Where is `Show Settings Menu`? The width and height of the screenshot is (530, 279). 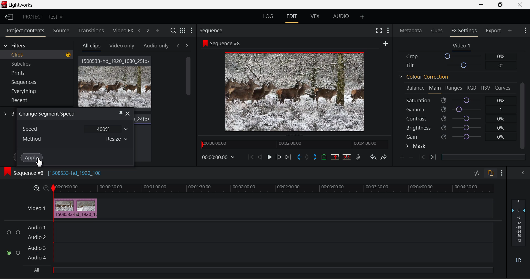
Show Settings Menu is located at coordinates (389, 31).